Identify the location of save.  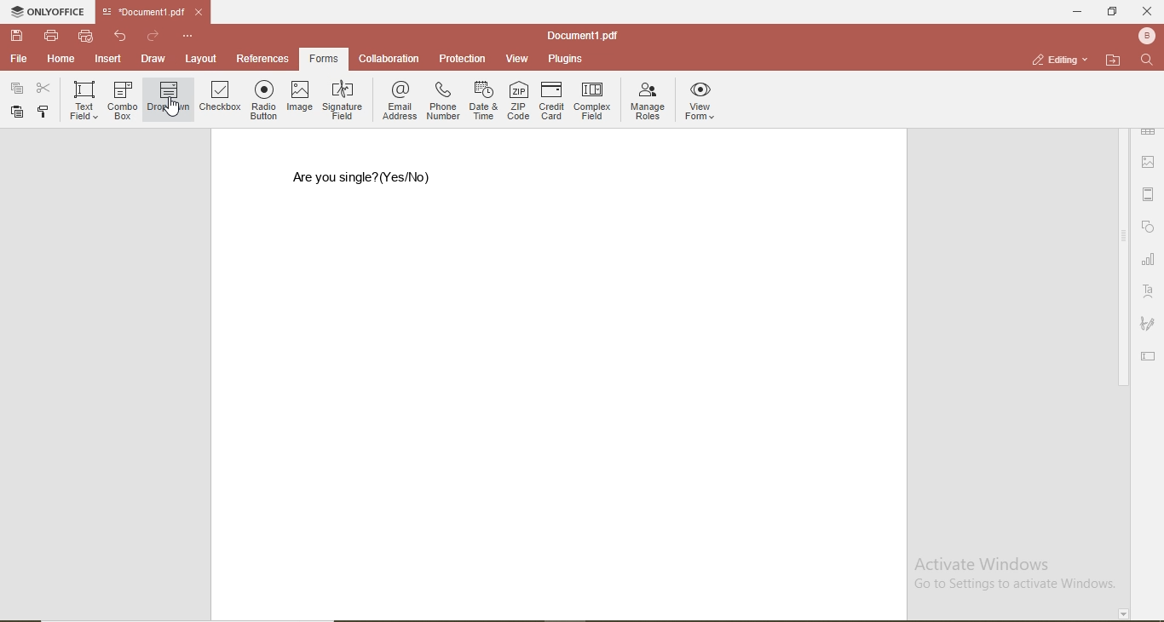
(17, 36).